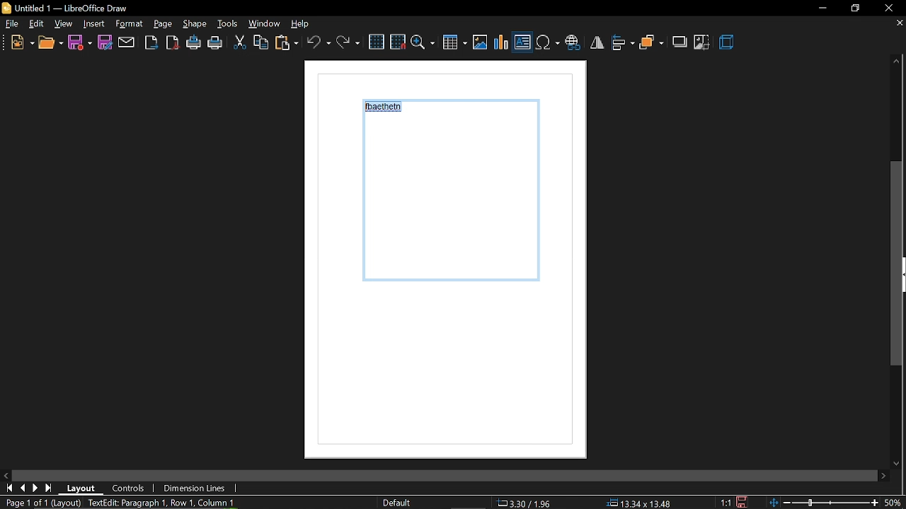 Image resolution: width=906 pixels, height=509 pixels. I want to click on insert, so click(131, 24).